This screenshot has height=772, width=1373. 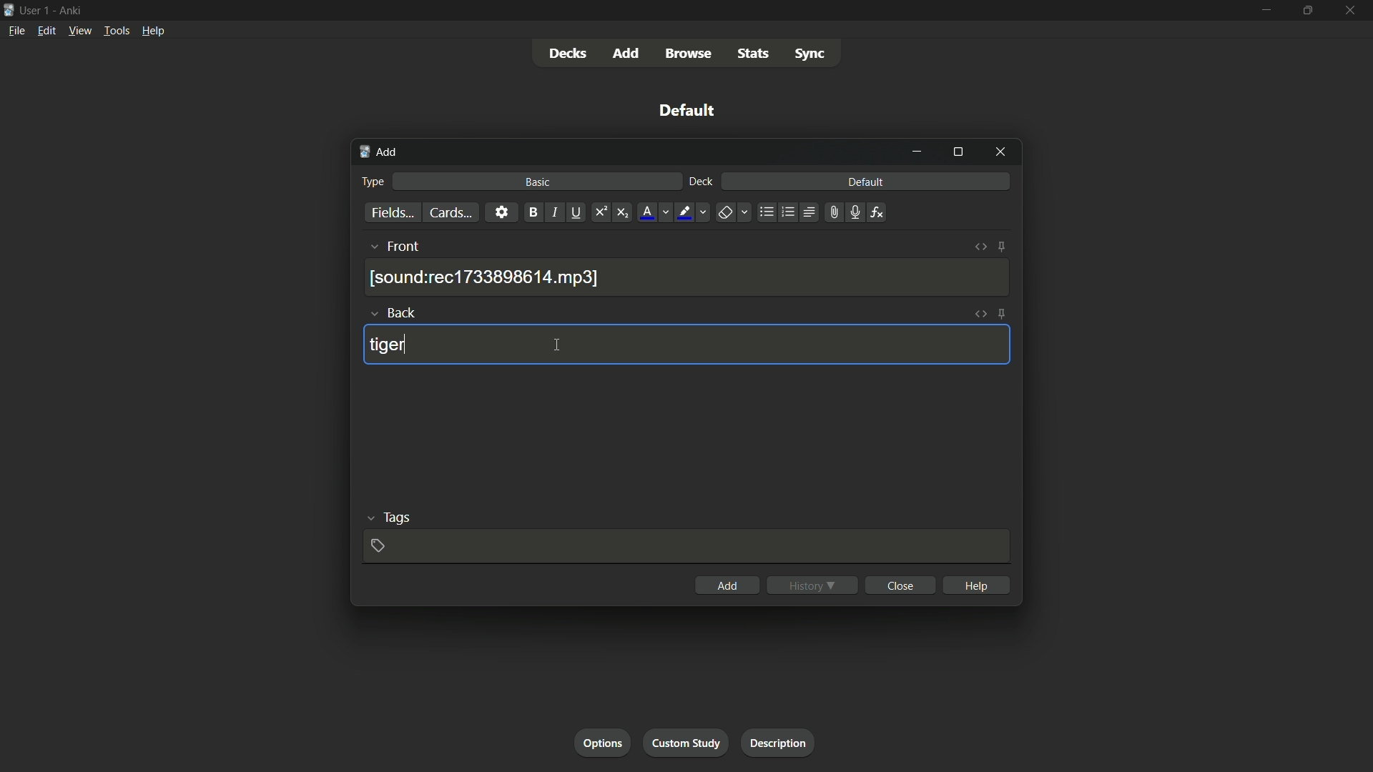 What do you see at coordinates (980, 248) in the screenshot?
I see `toggle html editor` at bounding box center [980, 248].